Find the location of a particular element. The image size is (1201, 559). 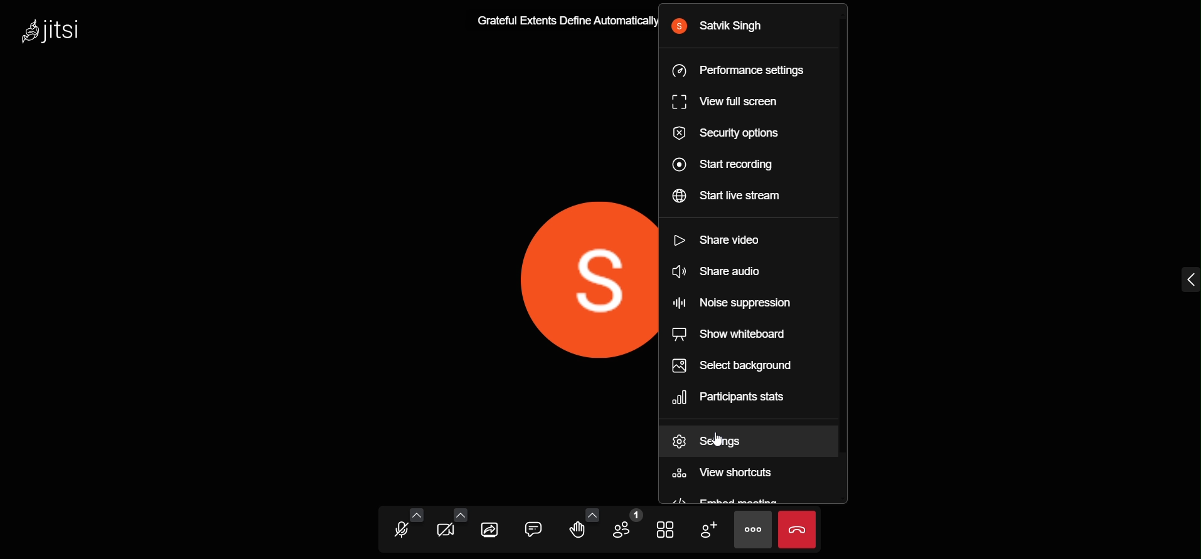

microphone is located at coordinates (397, 532).